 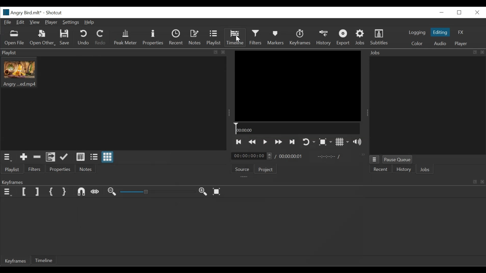 I want to click on Zoom timeline to fit, so click(x=216, y=192).